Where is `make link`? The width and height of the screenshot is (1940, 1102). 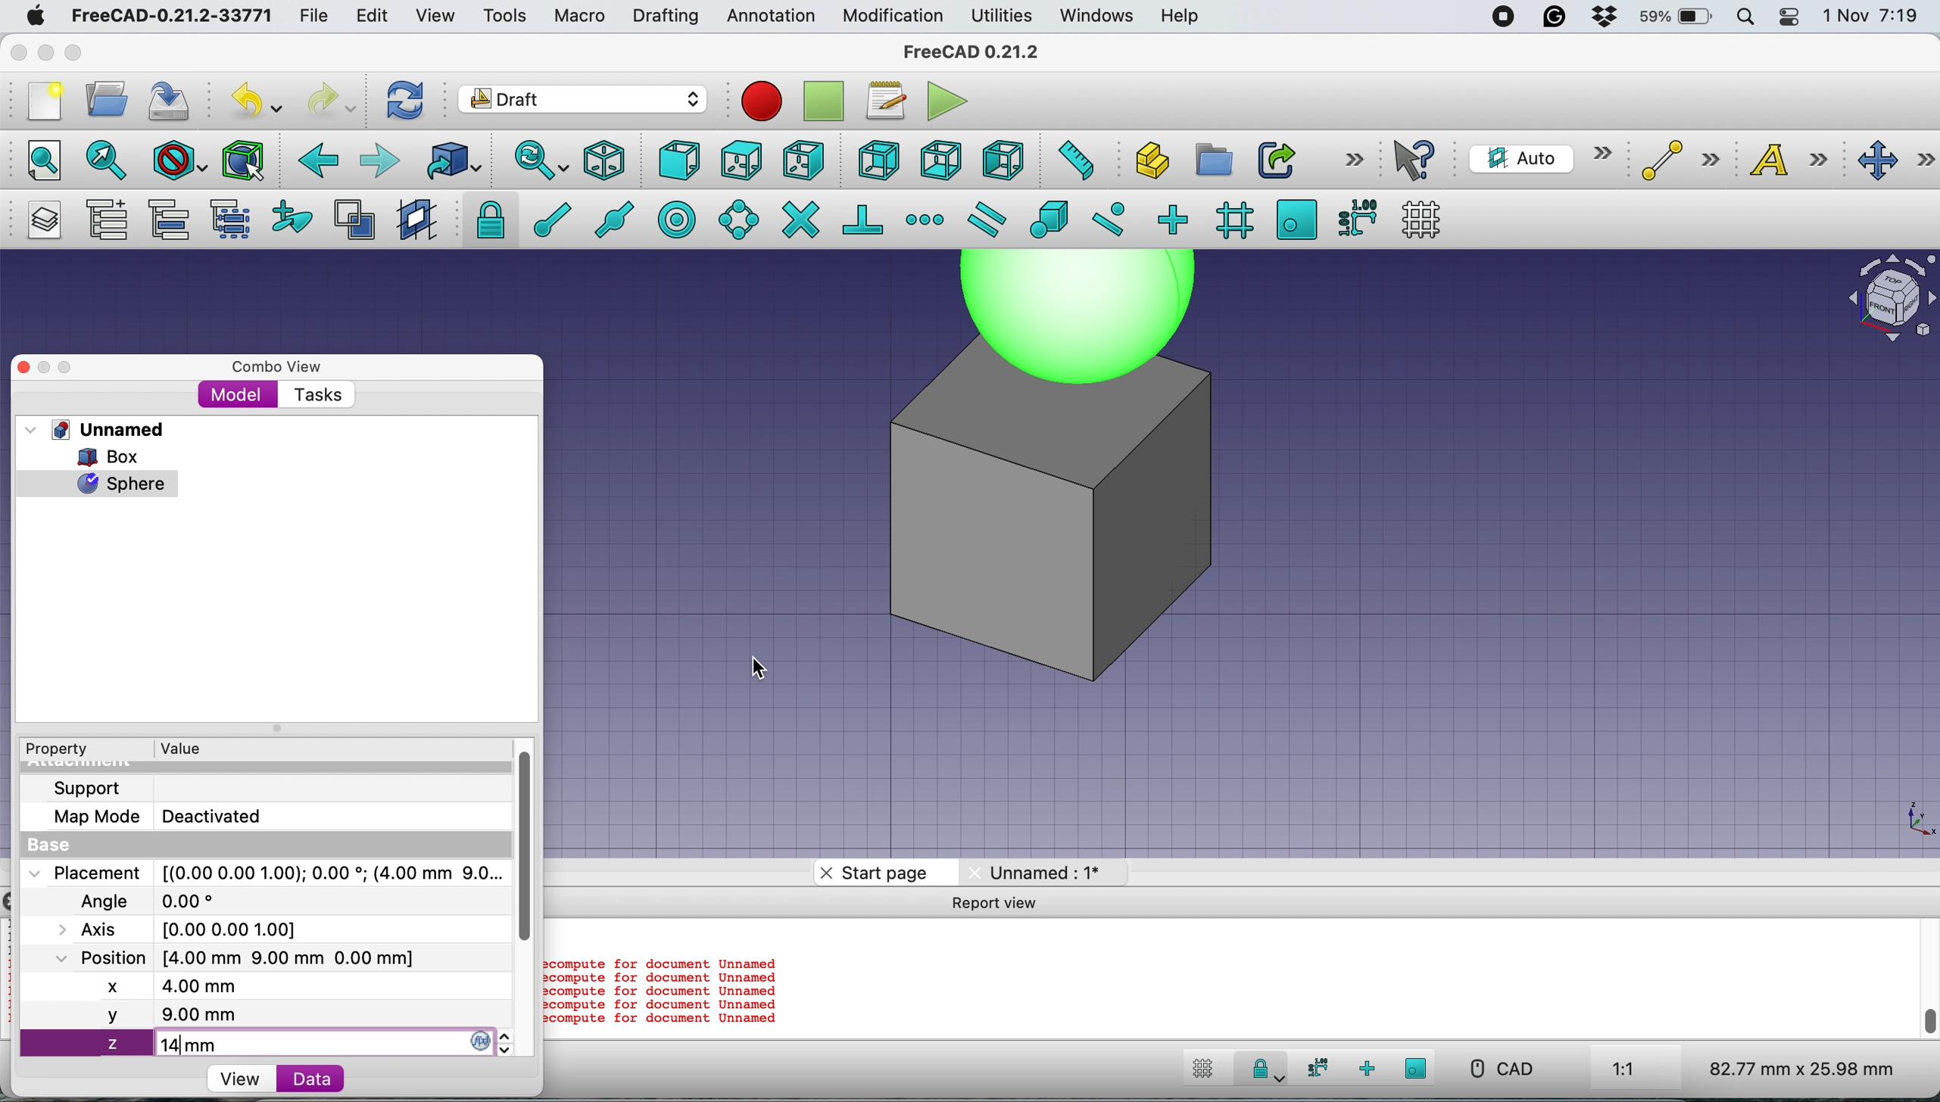 make link is located at coordinates (1276, 159).